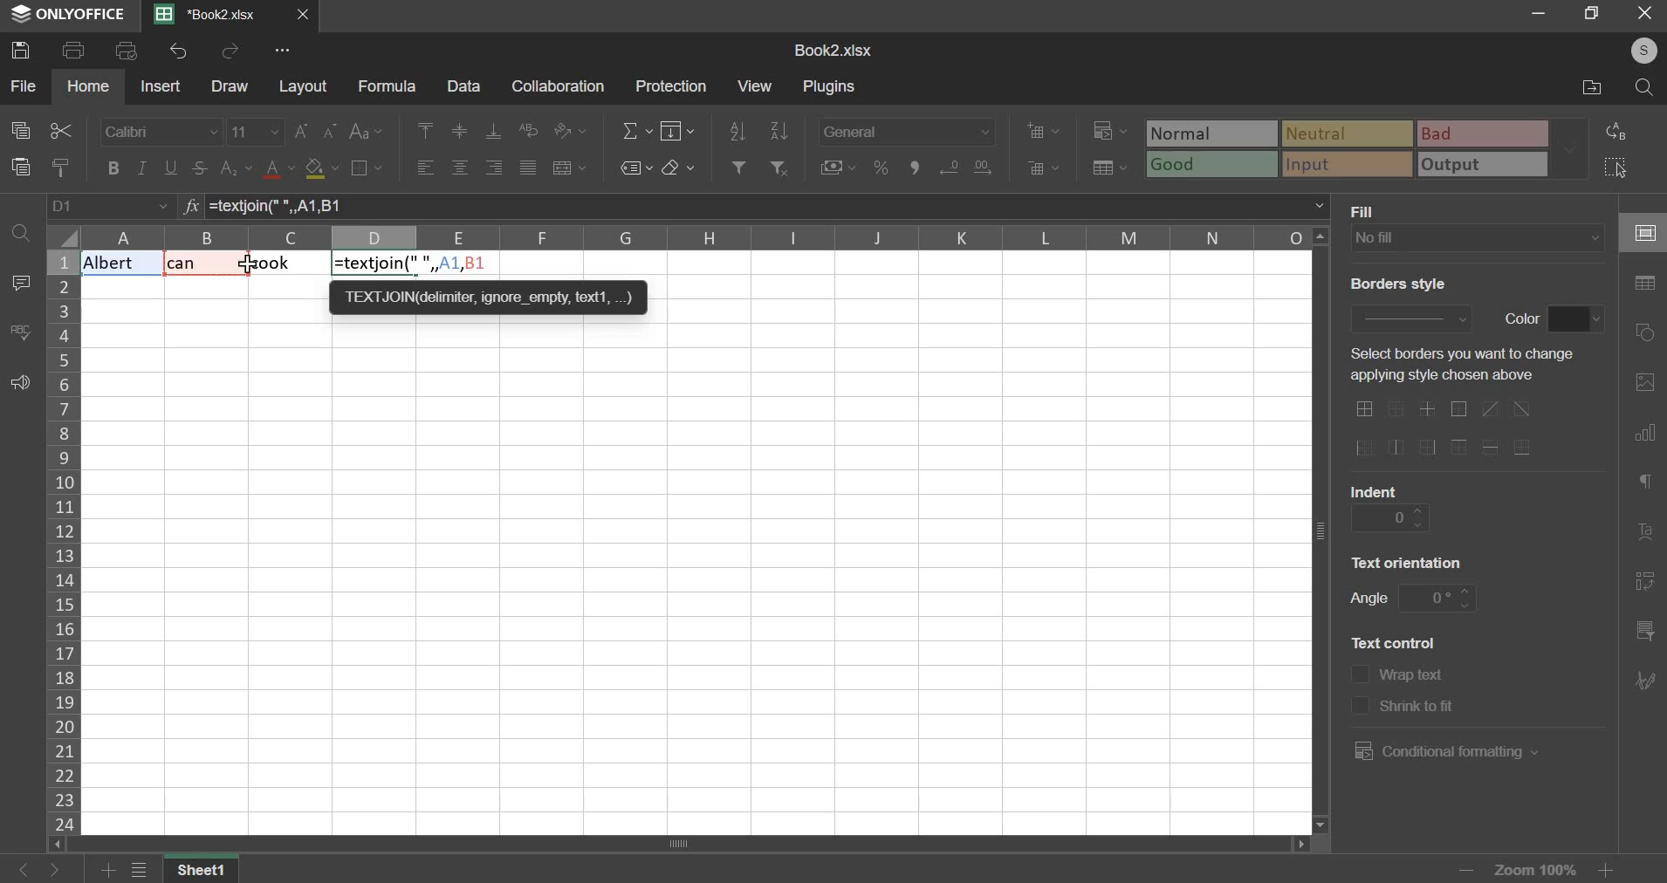 Image resolution: width=1667 pixels, height=883 pixels. What do you see at coordinates (462, 131) in the screenshot?
I see `align middle` at bounding box center [462, 131].